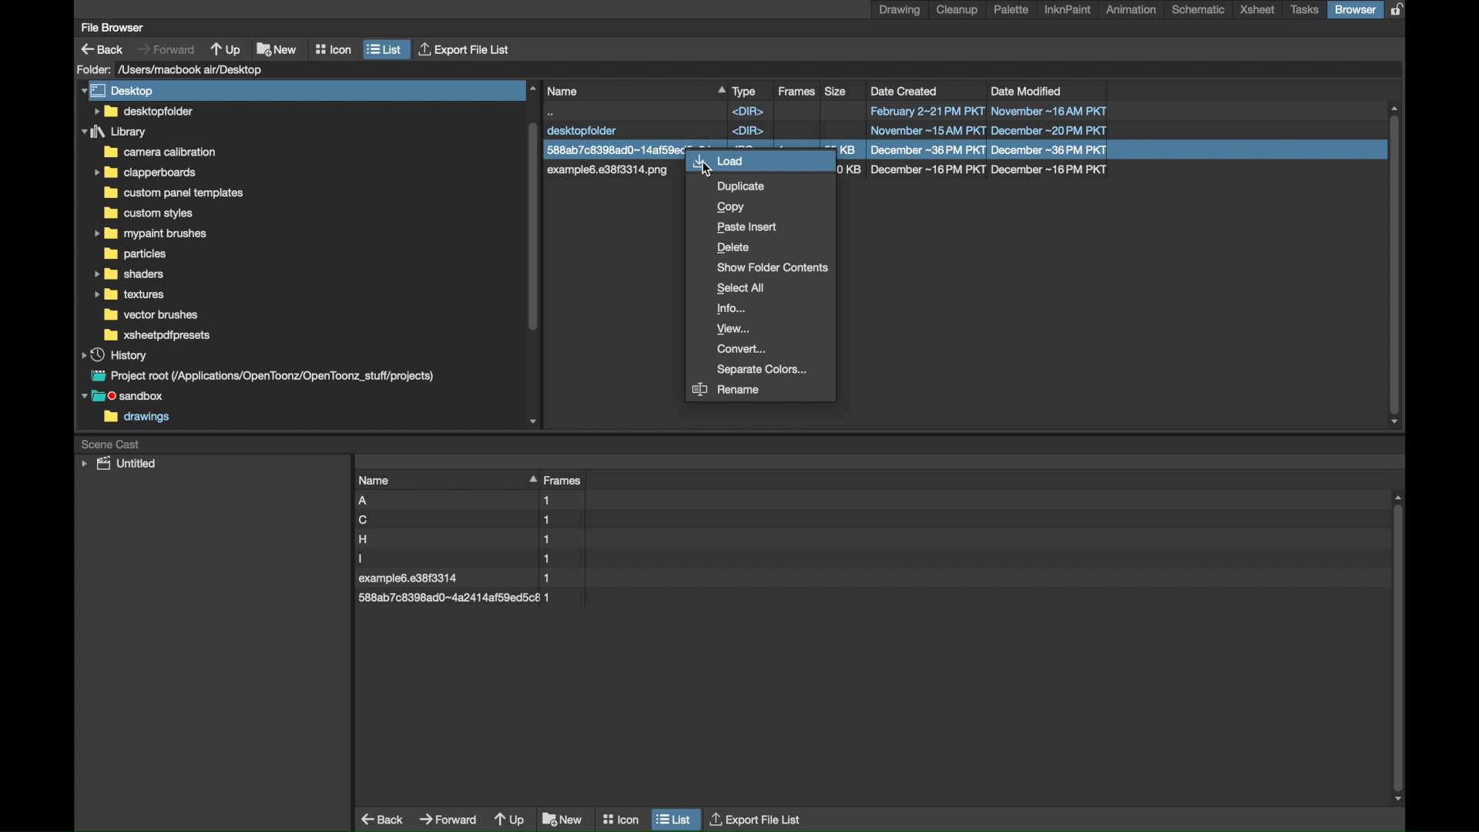 The width and height of the screenshot is (1479, 832). What do you see at coordinates (126, 398) in the screenshot?
I see `sandbox` at bounding box center [126, 398].